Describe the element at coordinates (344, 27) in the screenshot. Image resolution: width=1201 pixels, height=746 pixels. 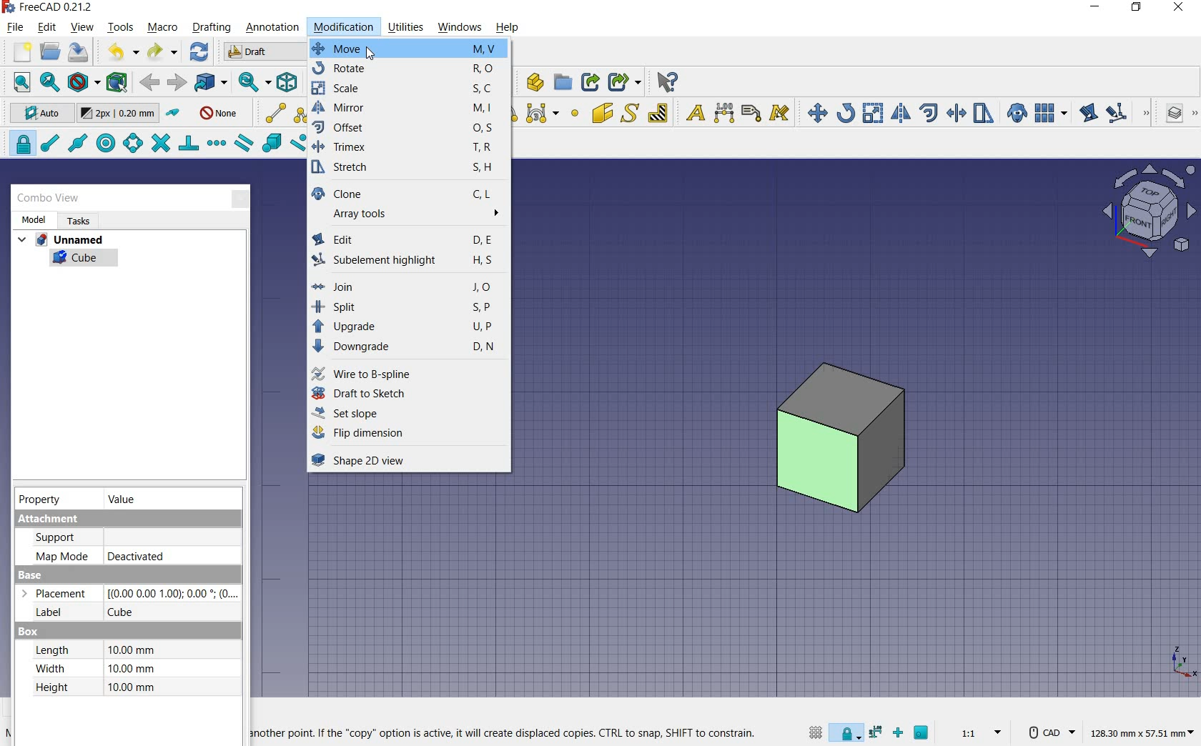
I see `modification` at that location.